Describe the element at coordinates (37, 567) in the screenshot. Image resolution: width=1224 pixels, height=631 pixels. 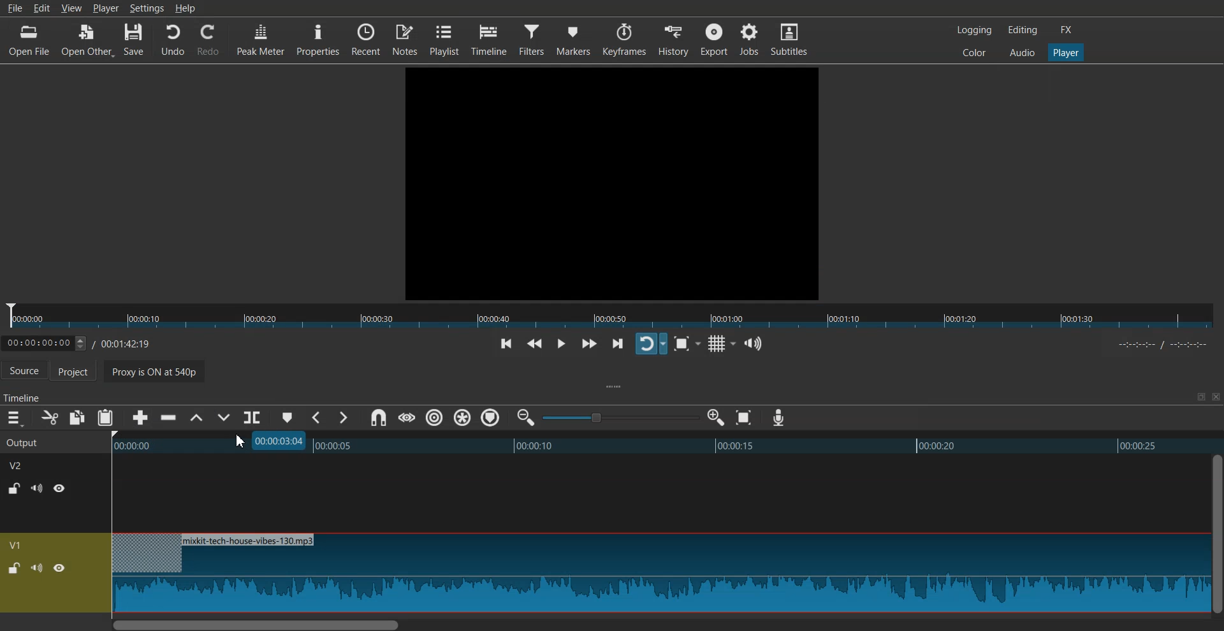
I see `Mute` at that location.